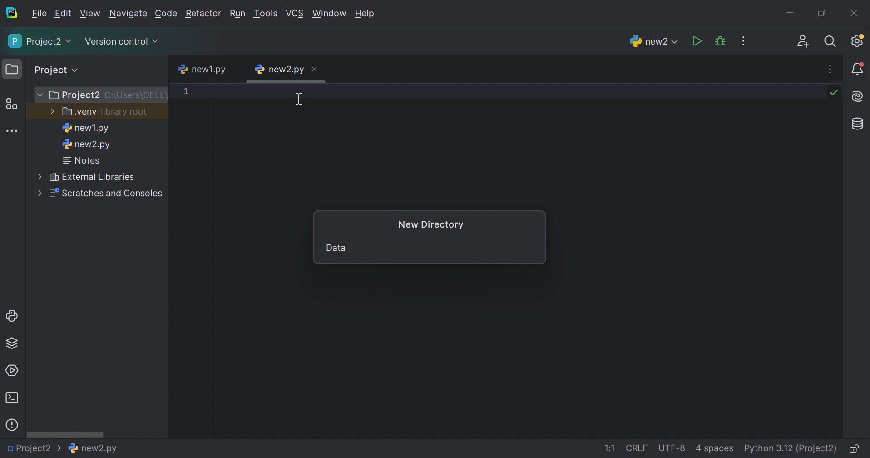  I want to click on More actions, so click(745, 40).